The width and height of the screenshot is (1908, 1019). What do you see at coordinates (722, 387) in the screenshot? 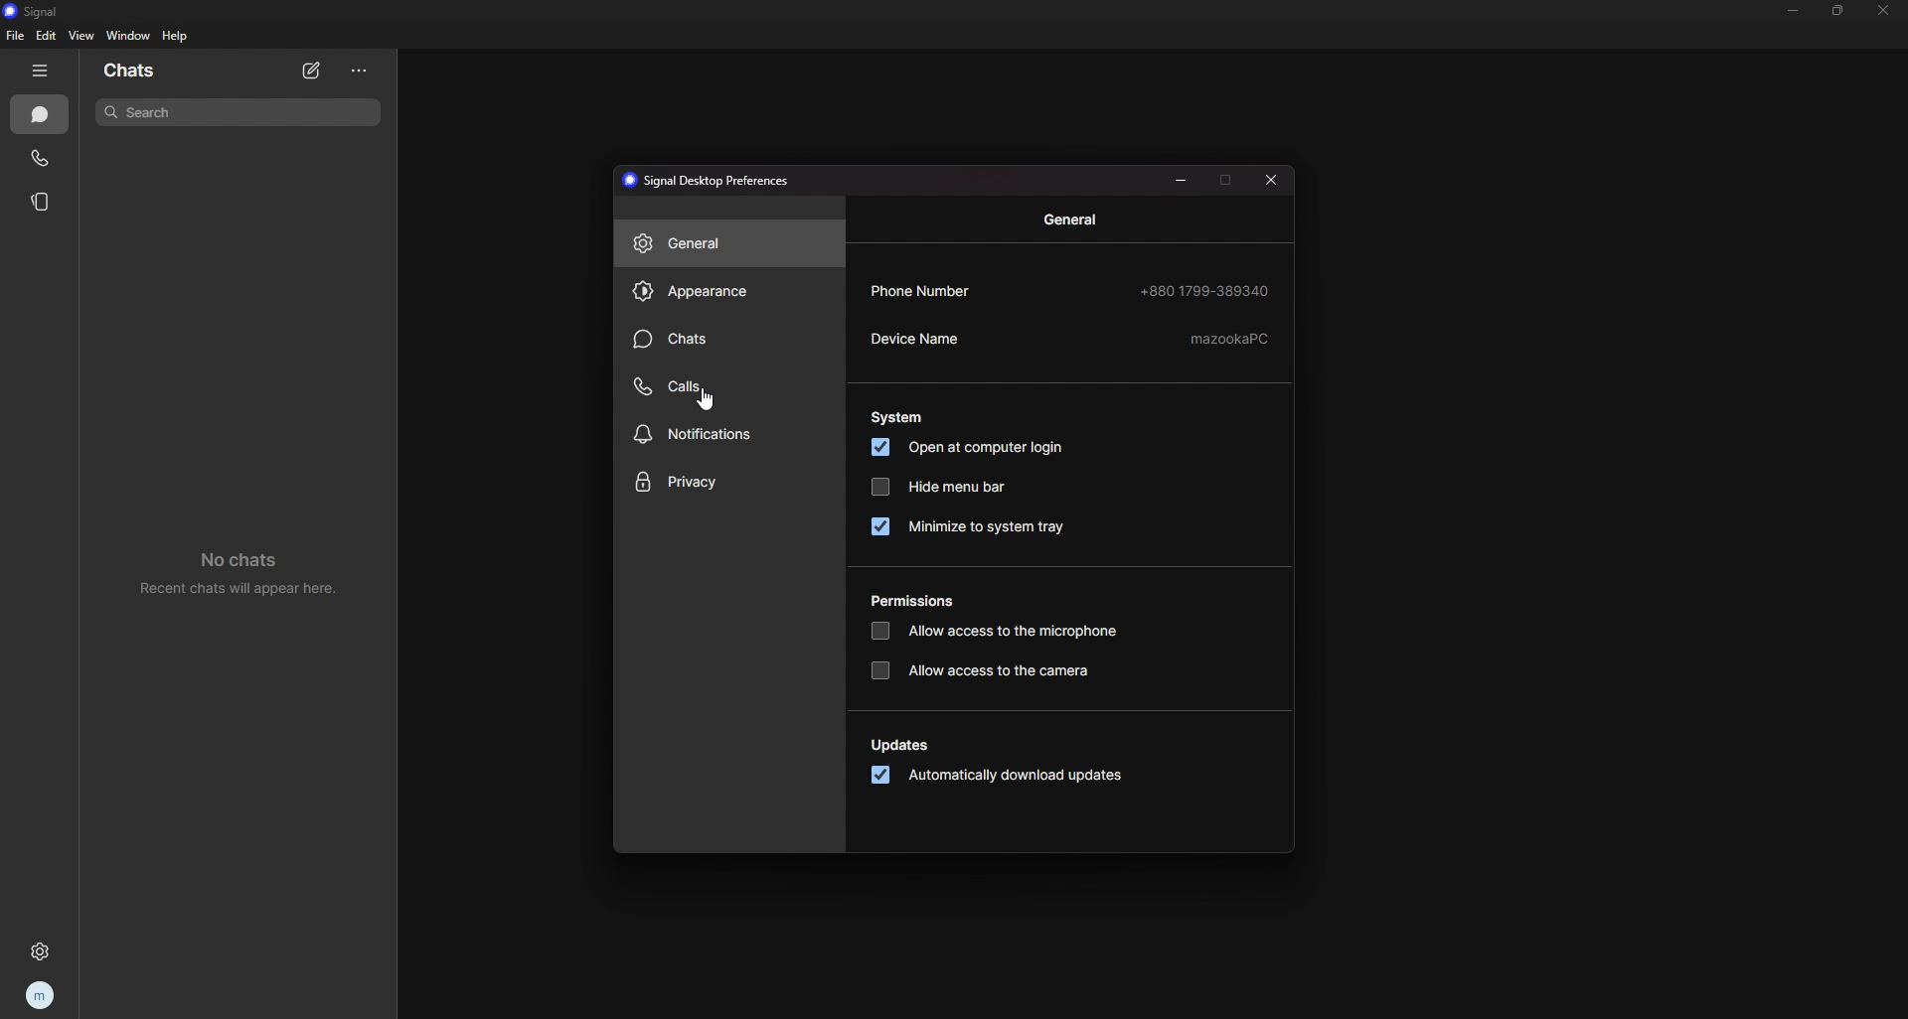
I see `calls` at bounding box center [722, 387].